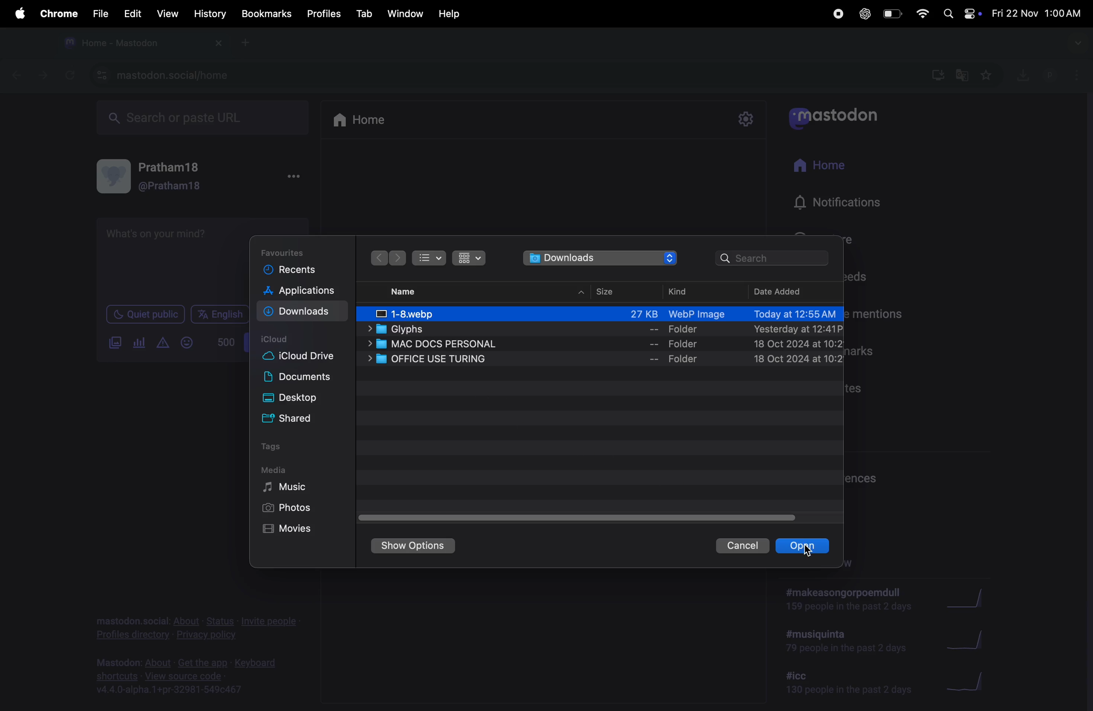  What do you see at coordinates (362, 14) in the screenshot?
I see `tab` at bounding box center [362, 14].